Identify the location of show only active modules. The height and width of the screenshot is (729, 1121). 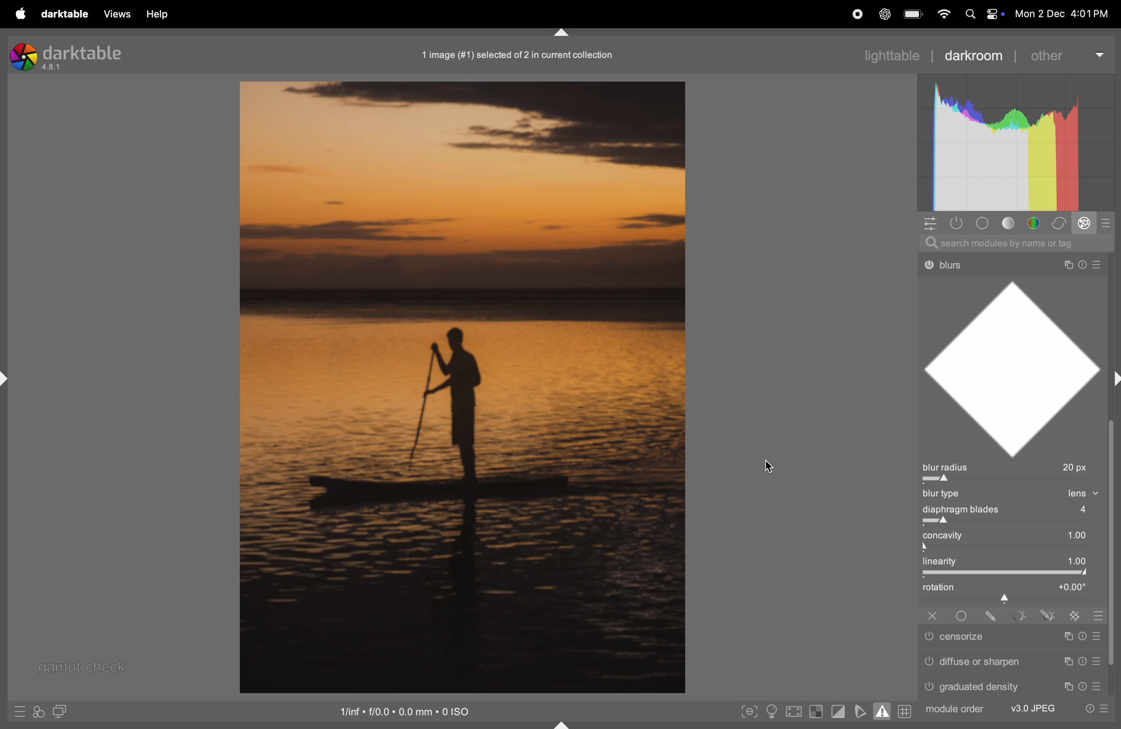
(956, 223).